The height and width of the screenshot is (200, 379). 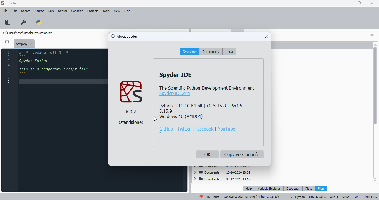 I want to click on options, so click(x=373, y=35).